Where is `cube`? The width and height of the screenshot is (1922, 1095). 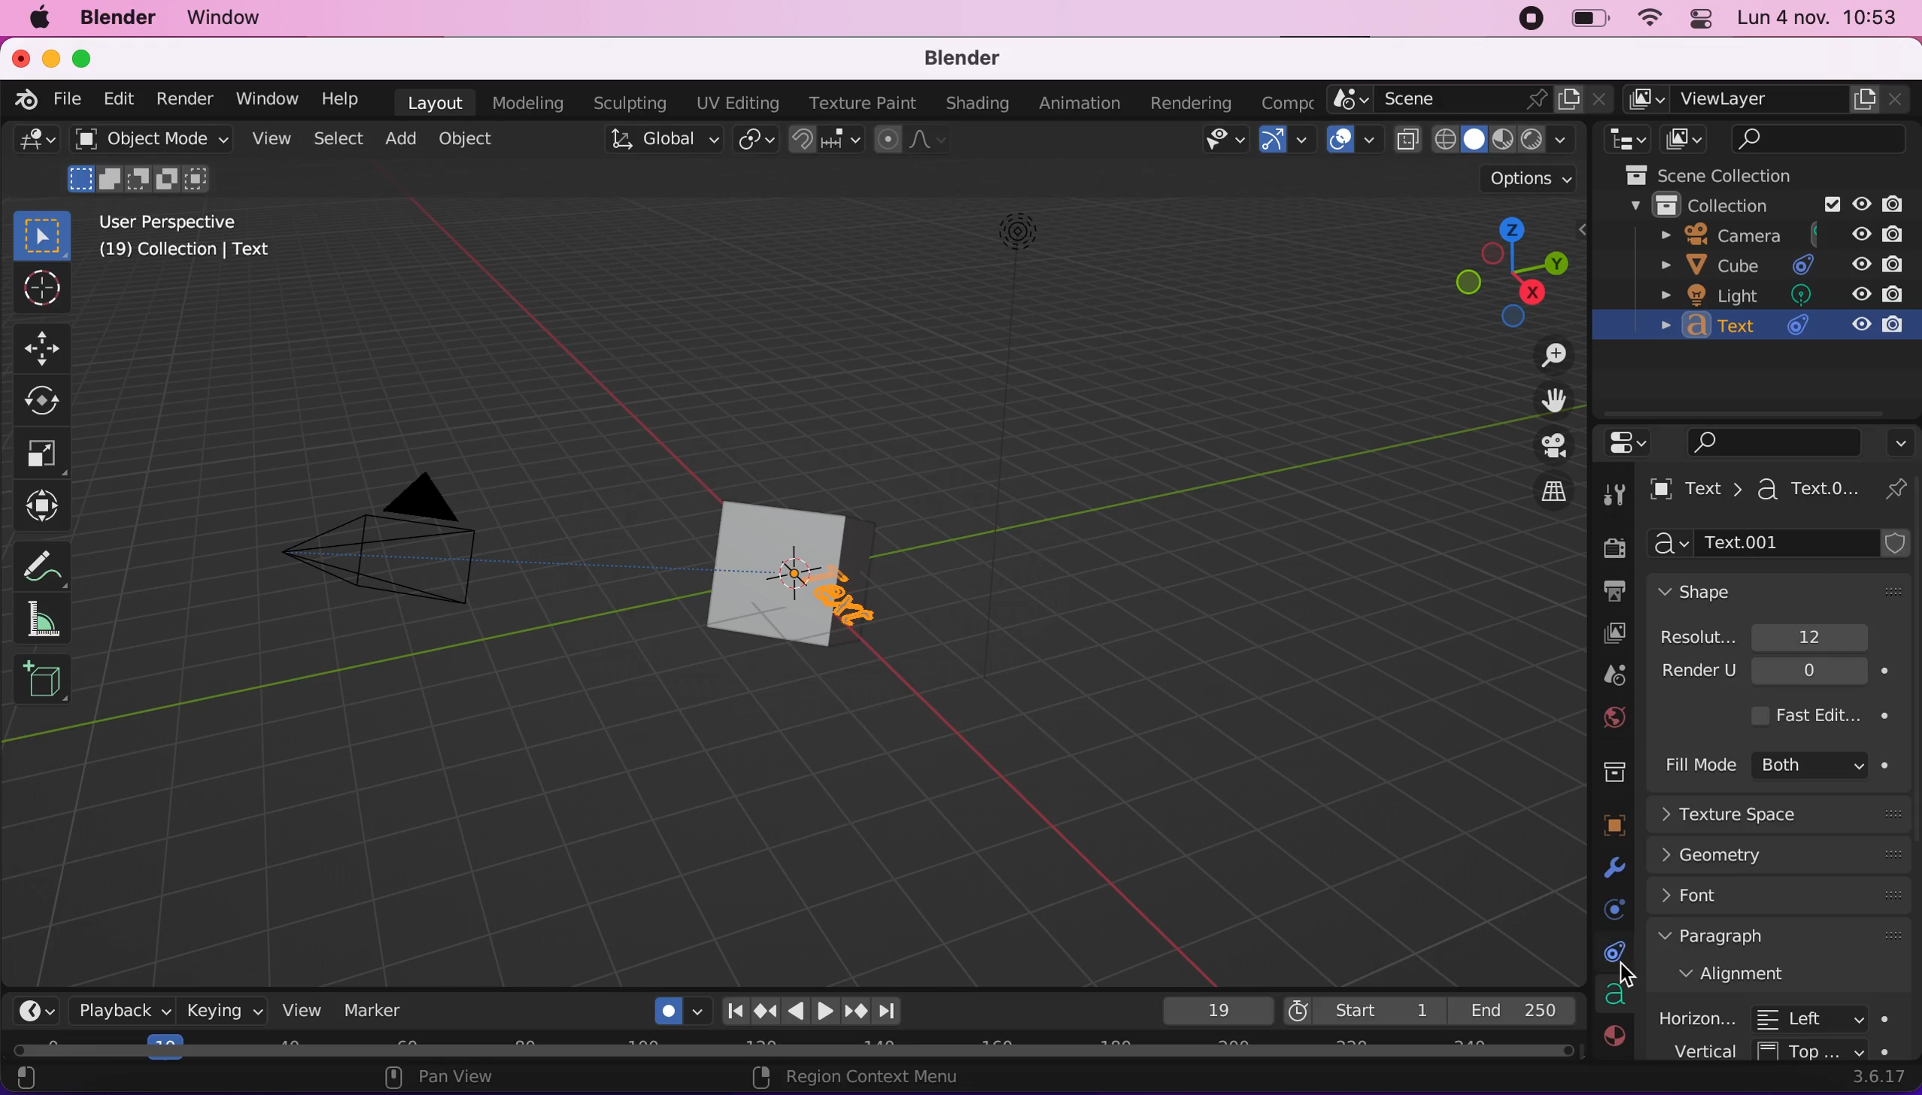
cube is located at coordinates (759, 575).